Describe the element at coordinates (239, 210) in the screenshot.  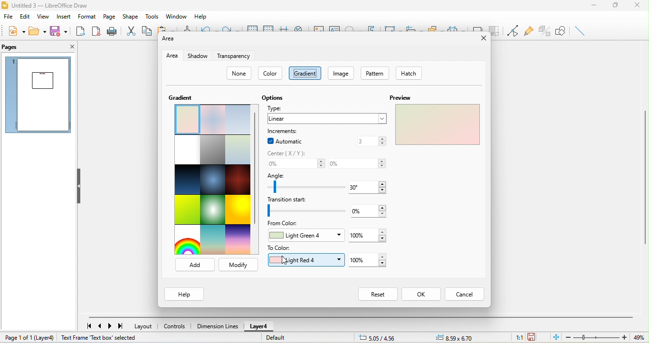
I see `sunshine` at that location.